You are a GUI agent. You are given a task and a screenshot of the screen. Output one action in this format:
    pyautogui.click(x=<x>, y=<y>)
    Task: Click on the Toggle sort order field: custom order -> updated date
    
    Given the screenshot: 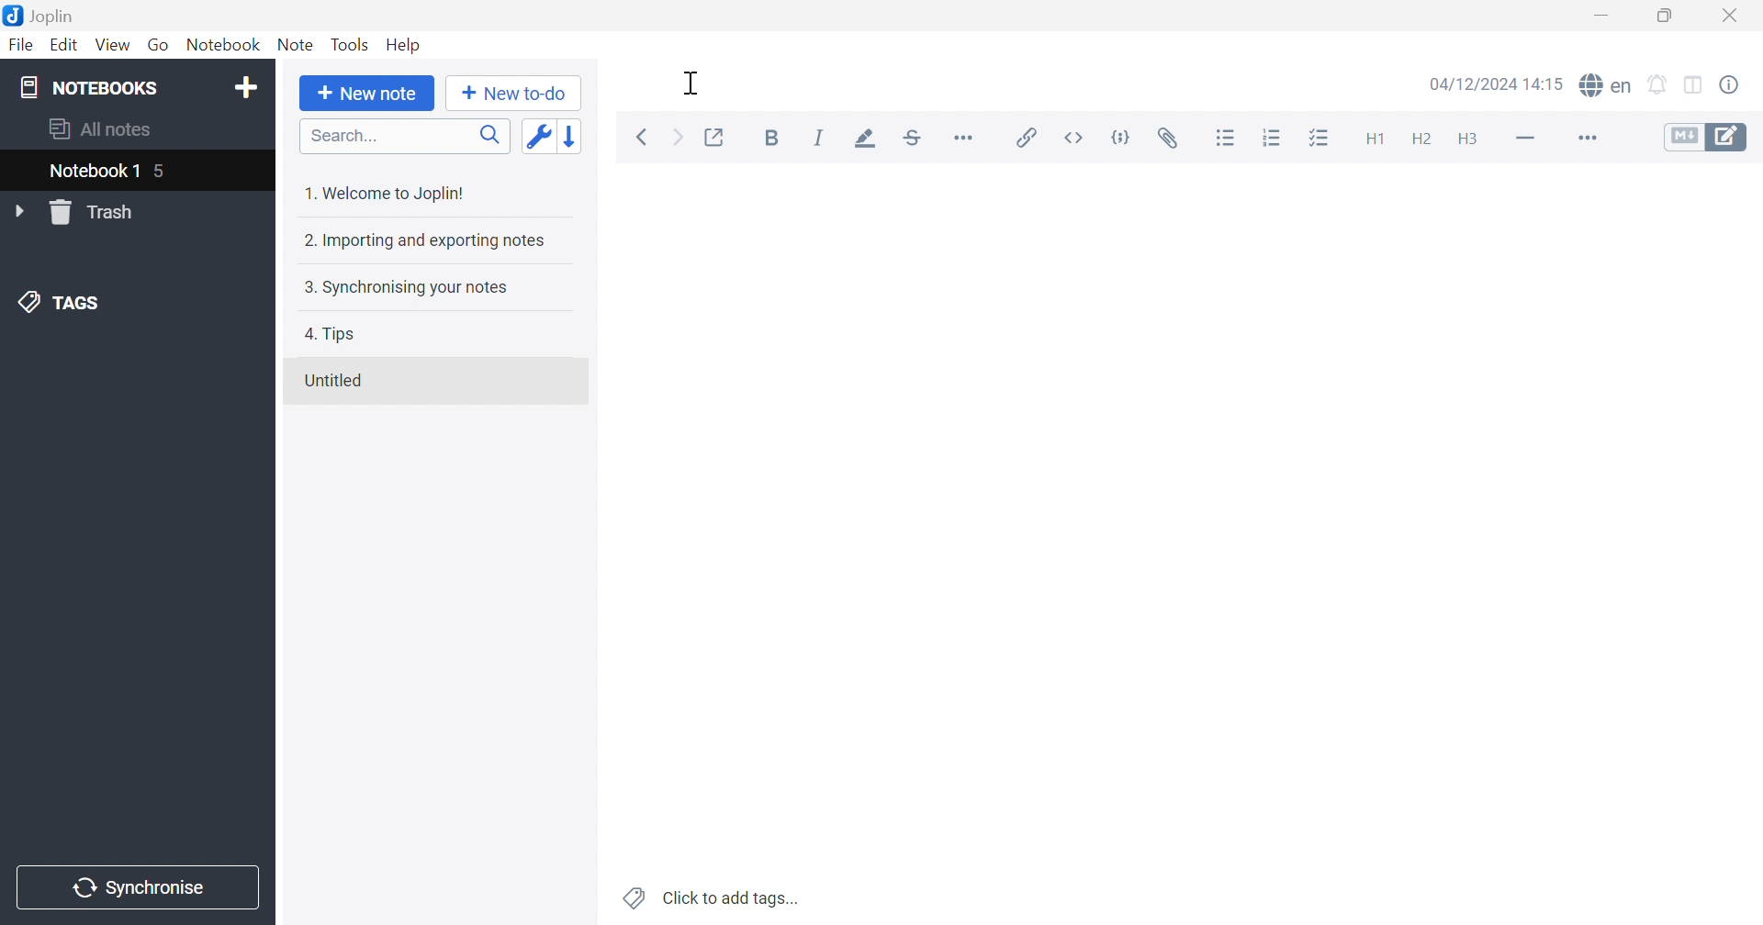 What is the action you would take?
    pyautogui.click(x=537, y=135)
    